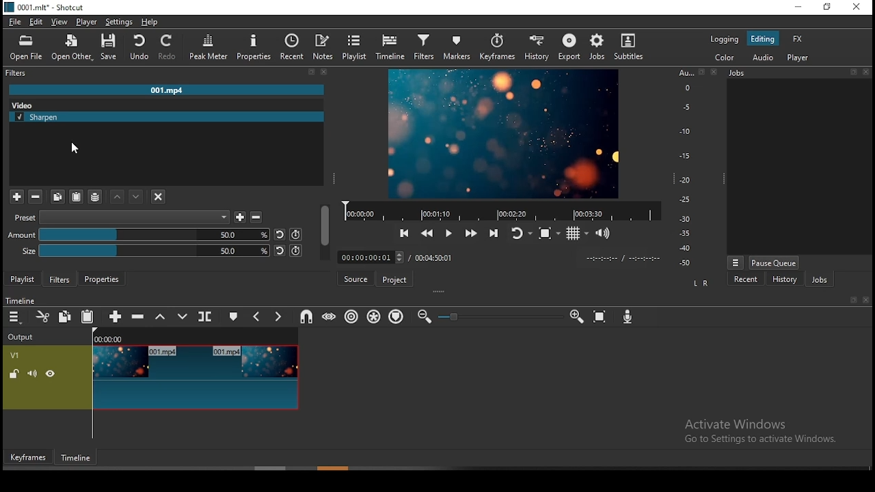 Image resolution: width=875 pixels, height=492 pixels. What do you see at coordinates (371, 257) in the screenshot?
I see `elapsed time` at bounding box center [371, 257].